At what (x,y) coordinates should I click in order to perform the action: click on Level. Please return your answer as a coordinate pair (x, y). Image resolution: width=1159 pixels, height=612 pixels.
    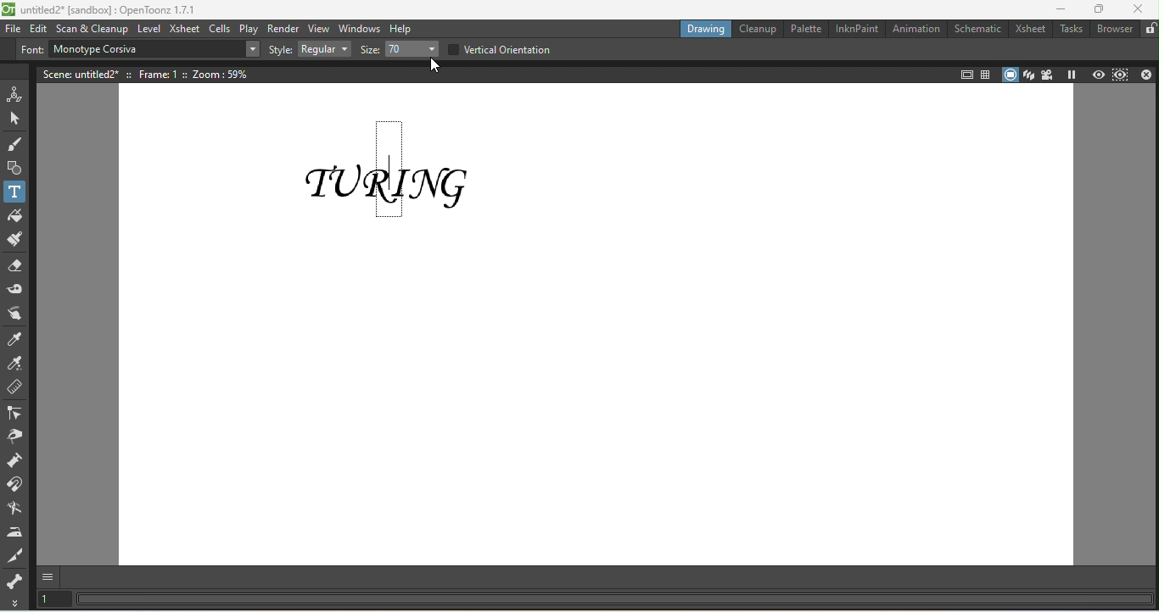
    Looking at the image, I should click on (150, 30).